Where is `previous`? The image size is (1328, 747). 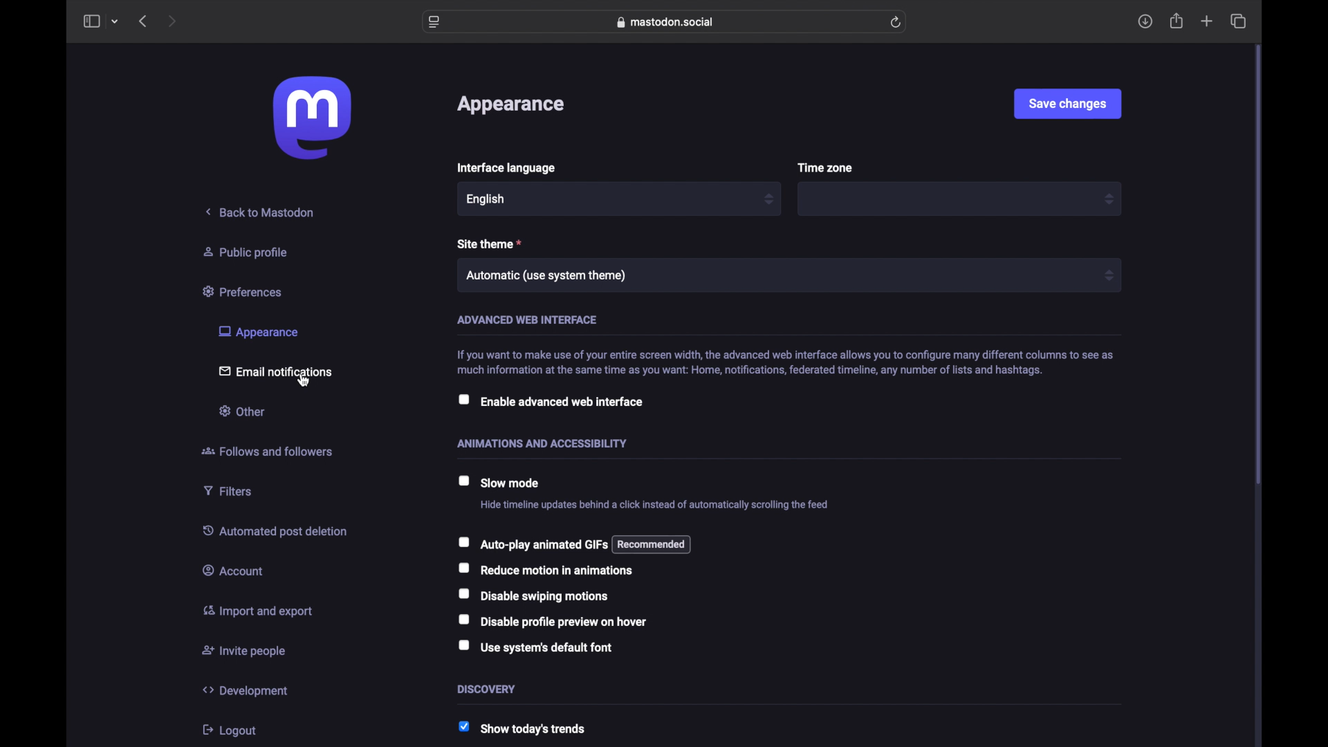 previous is located at coordinates (142, 21).